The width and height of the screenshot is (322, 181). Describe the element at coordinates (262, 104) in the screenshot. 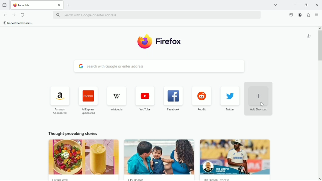

I see `Cursor Position` at that location.